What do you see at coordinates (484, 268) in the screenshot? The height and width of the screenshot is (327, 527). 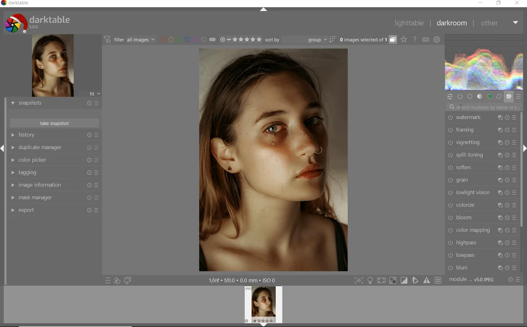 I see `blurs` at bounding box center [484, 268].